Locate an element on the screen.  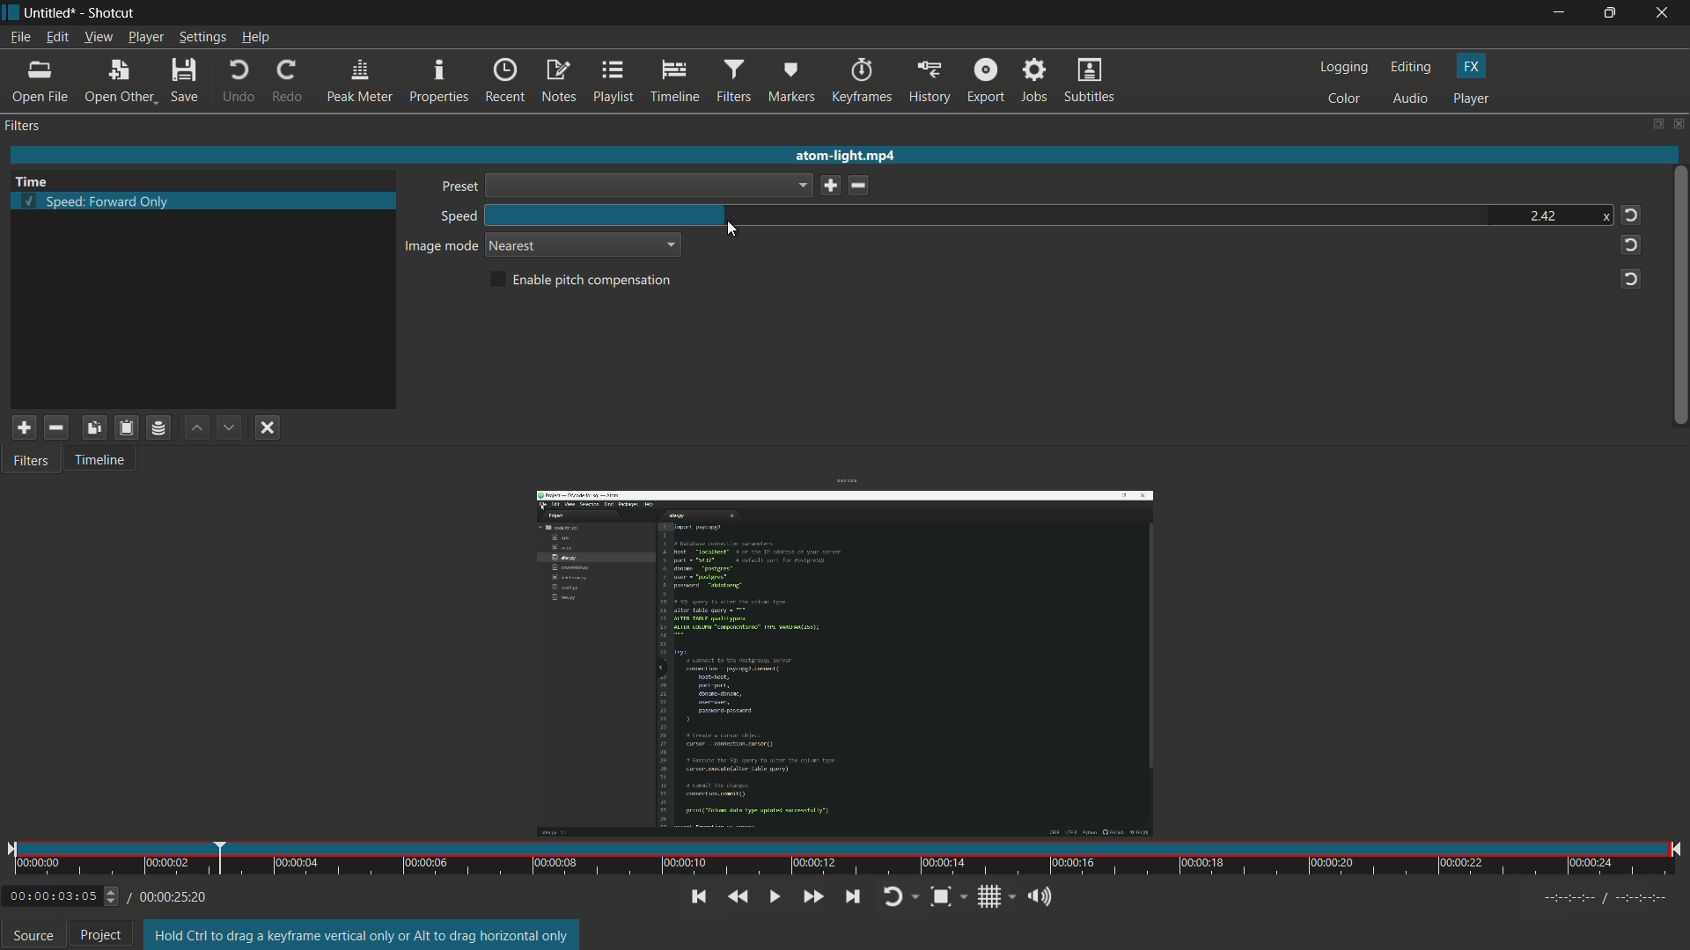
reset to default is located at coordinates (1629, 277).